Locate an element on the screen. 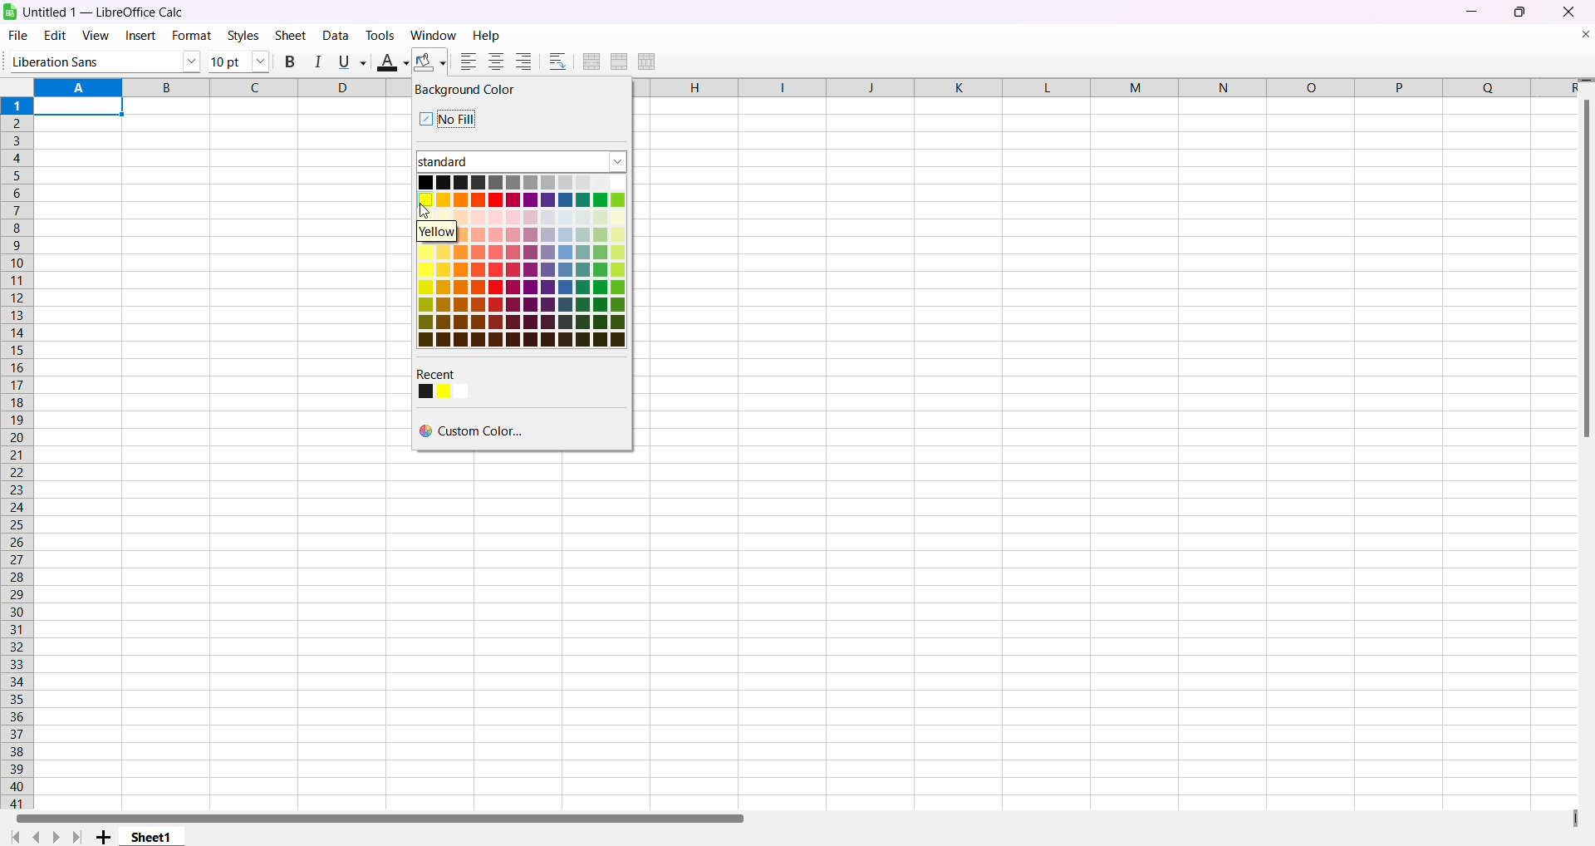 The image size is (1595, 846). add sheet is located at coordinates (104, 835).